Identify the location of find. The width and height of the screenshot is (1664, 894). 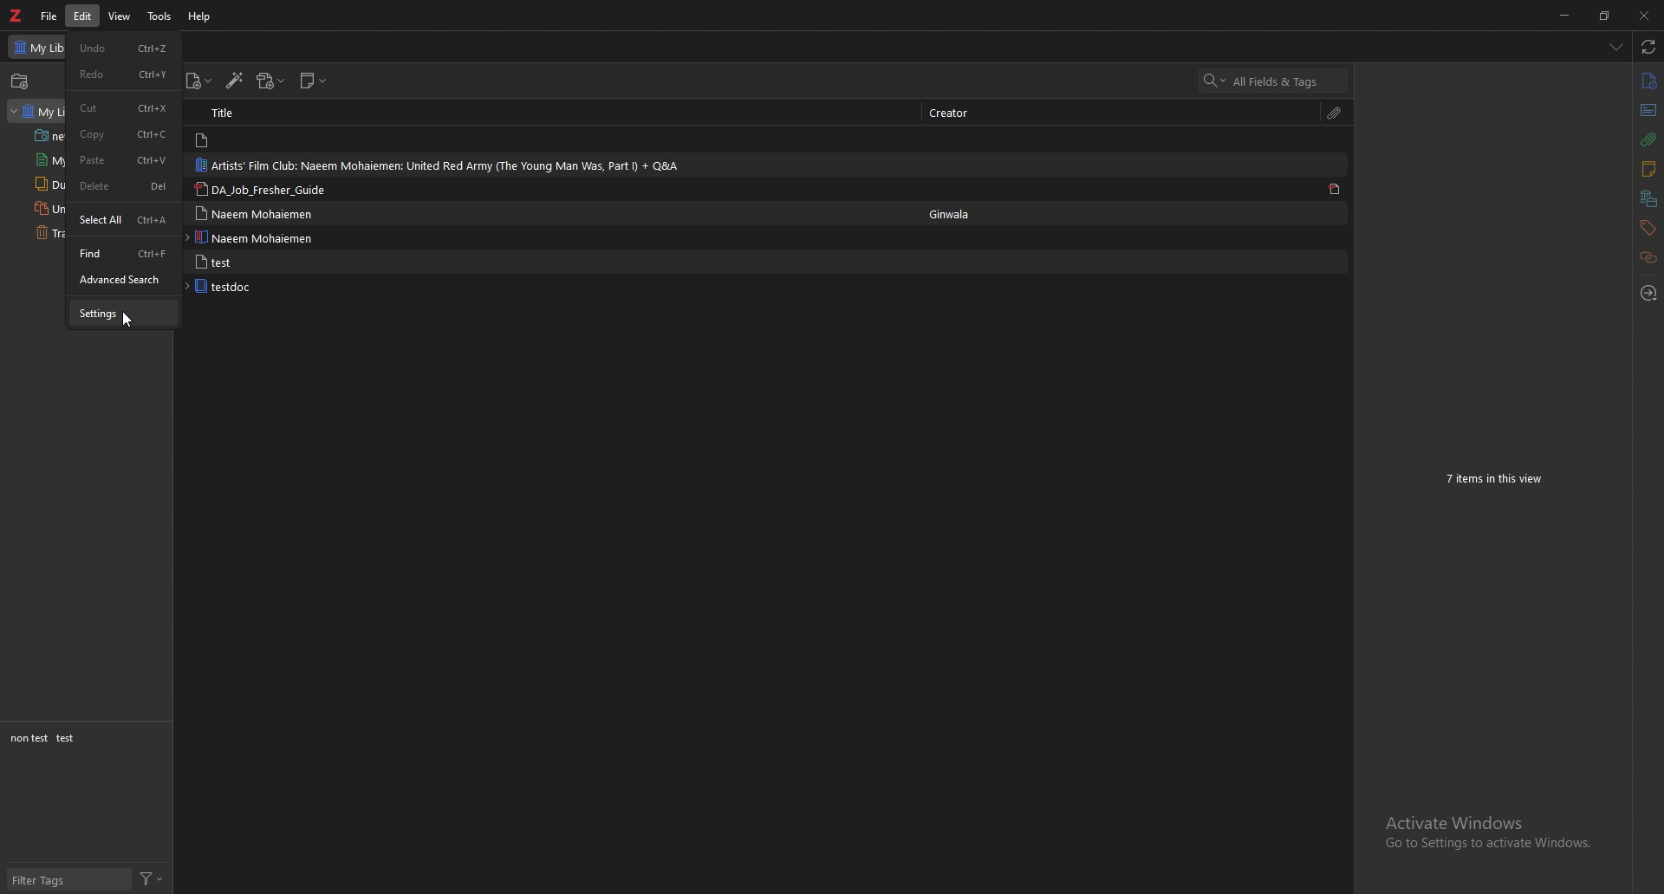
(123, 253).